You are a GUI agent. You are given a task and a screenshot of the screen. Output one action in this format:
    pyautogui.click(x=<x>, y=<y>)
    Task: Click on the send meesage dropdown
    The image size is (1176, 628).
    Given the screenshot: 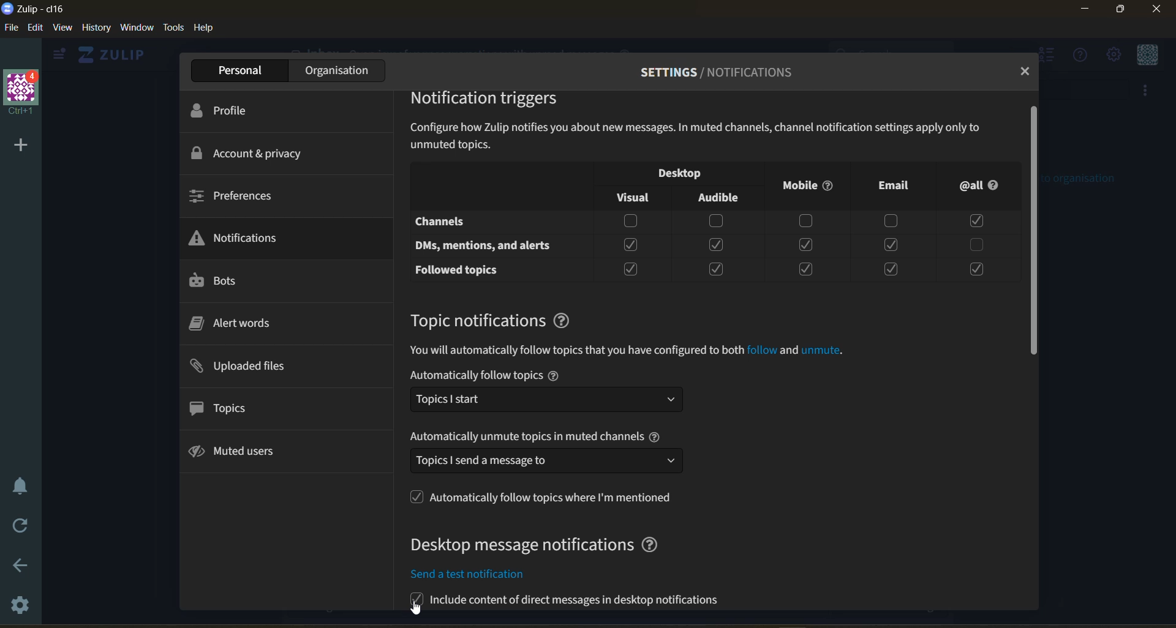 What is the action you would take?
    pyautogui.click(x=548, y=462)
    